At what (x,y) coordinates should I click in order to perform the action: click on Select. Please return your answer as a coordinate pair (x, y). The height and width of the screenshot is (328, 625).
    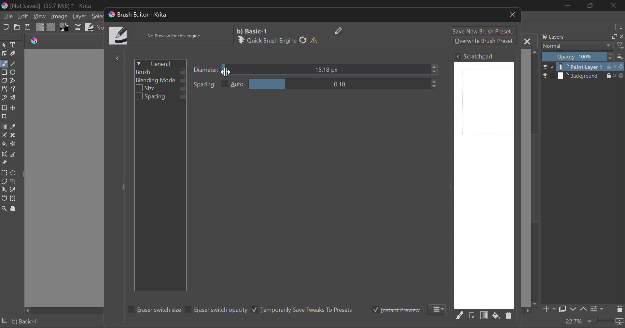
    Looking at the image, I should click on (4, 45).